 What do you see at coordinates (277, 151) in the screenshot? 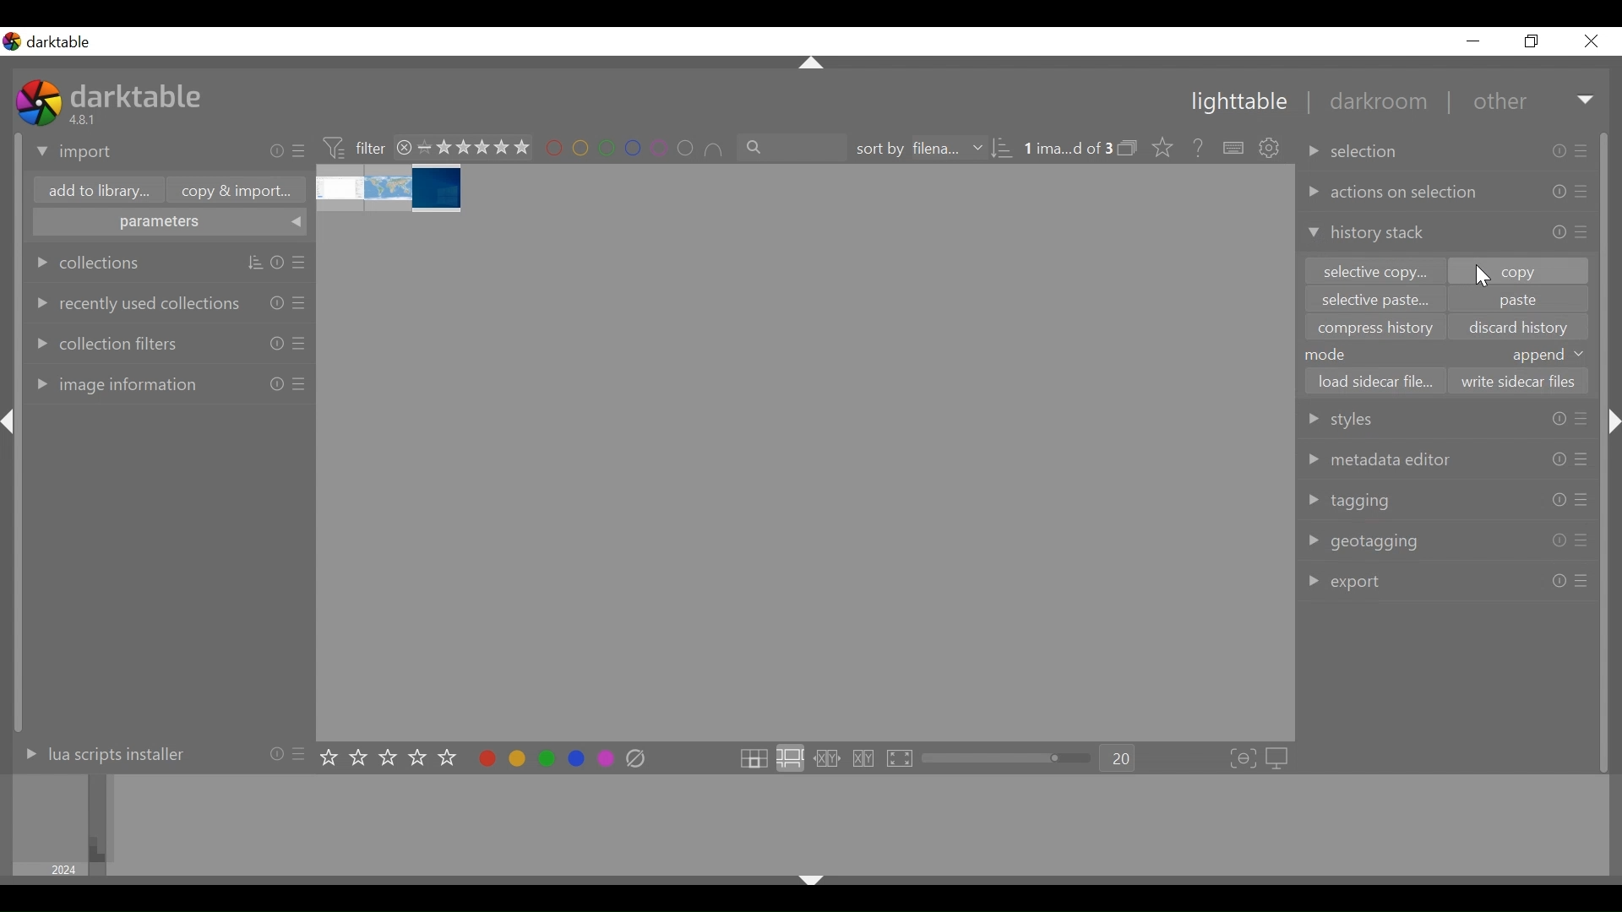
I see `info` at bounding box center [277, 151].